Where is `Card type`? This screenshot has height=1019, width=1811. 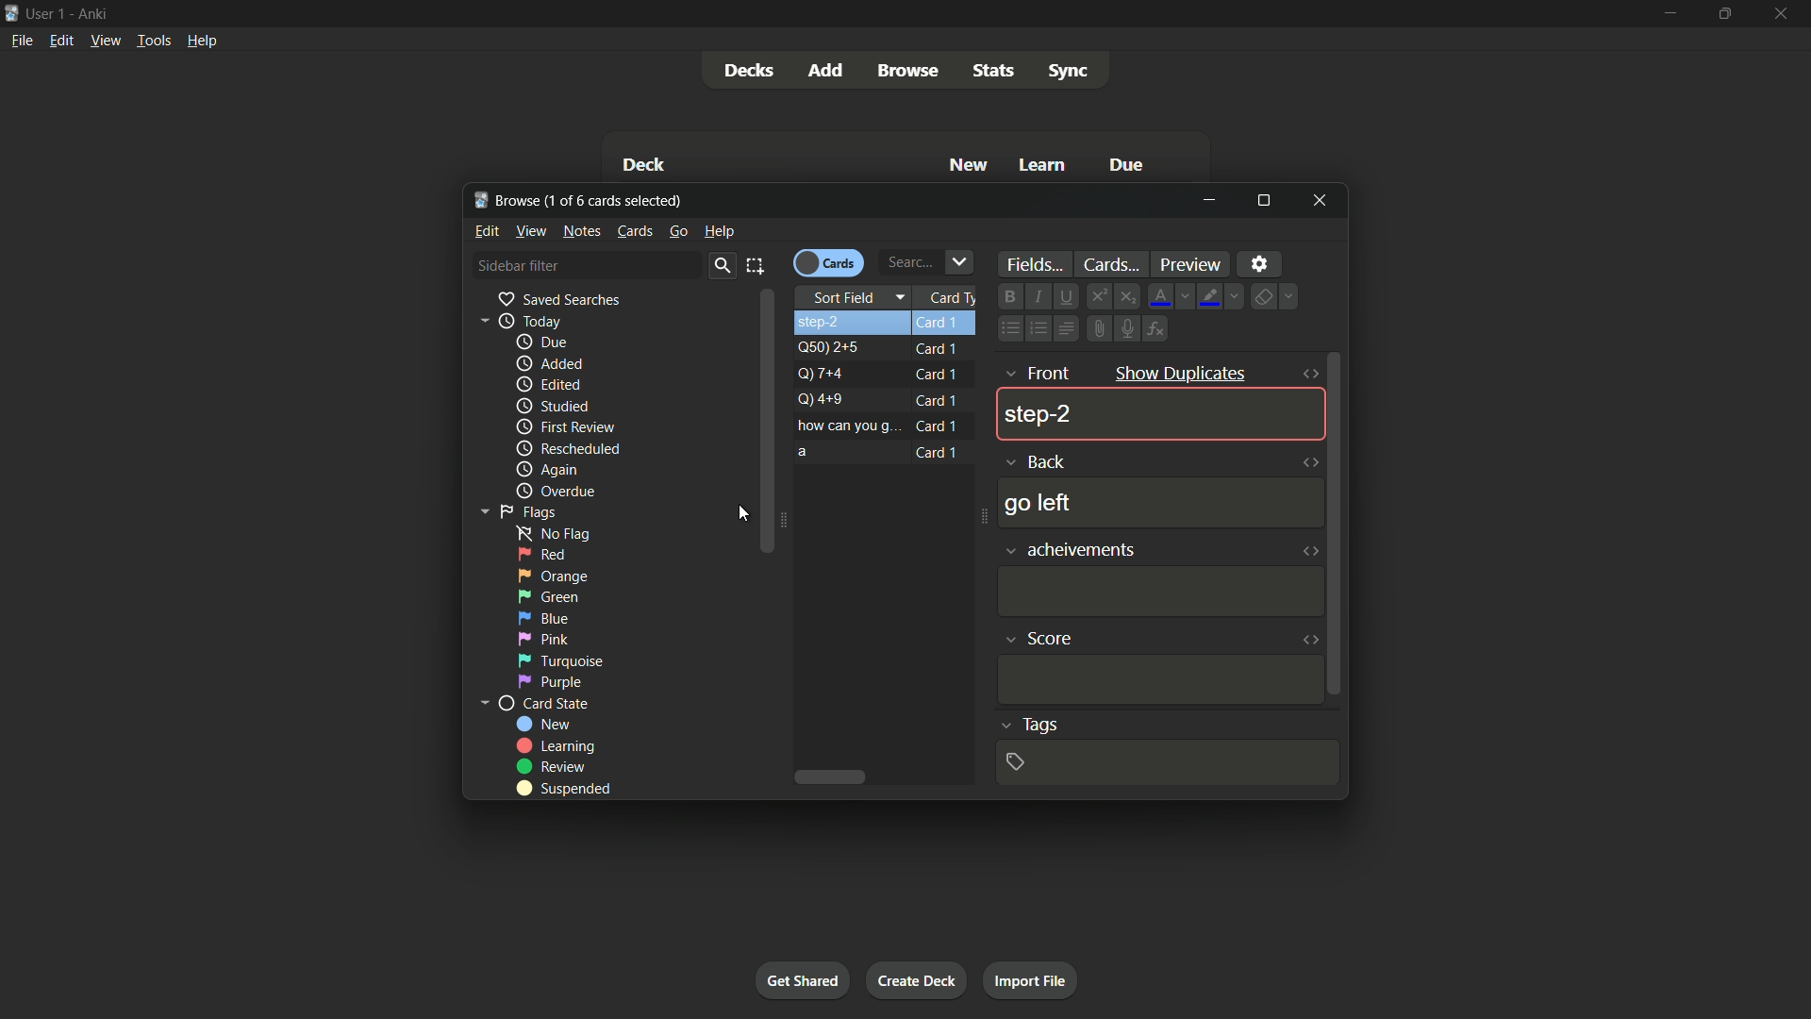
Card type is located at coordinates (951, 298).